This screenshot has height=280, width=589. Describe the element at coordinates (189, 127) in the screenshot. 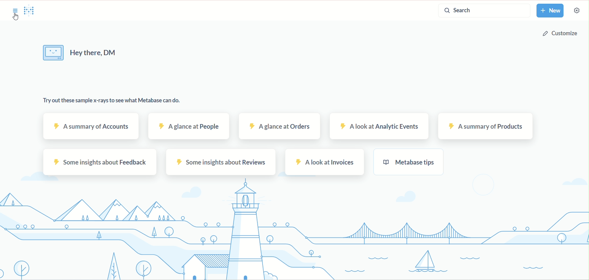

I see `A glance at people` at that location.